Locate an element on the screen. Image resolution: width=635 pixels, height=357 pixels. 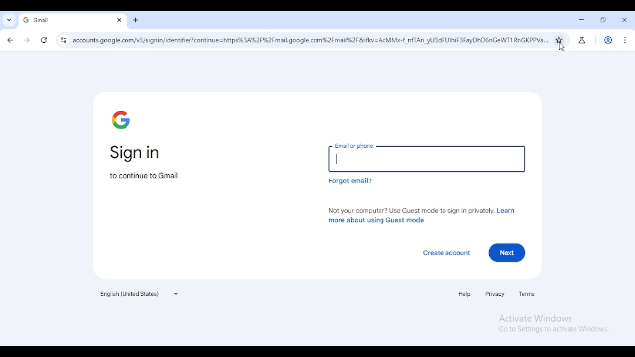
help is located at coordinates (465, 294).